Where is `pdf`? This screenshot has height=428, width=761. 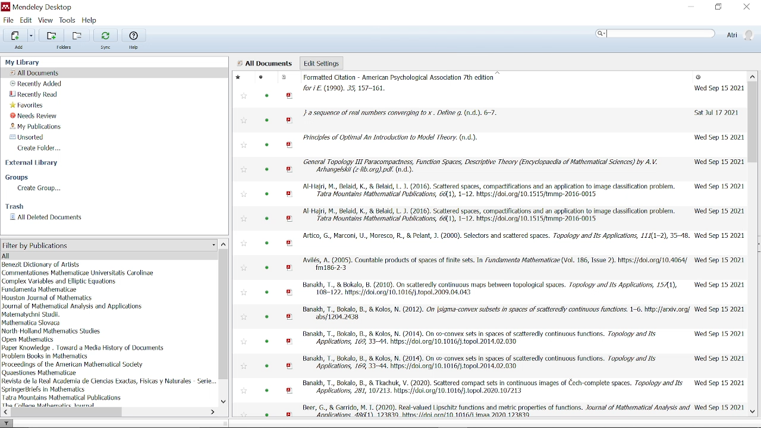 pdf is located at coordinates (290, 219).